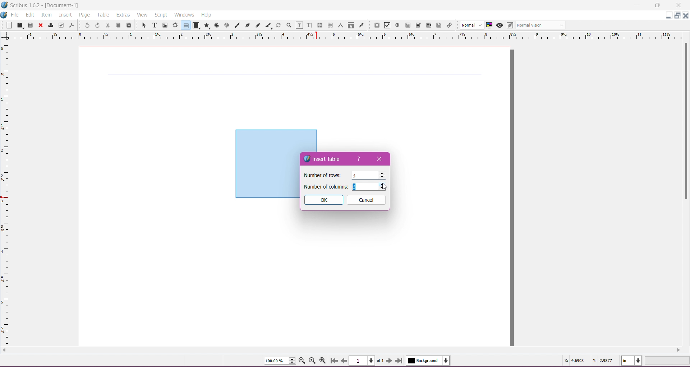  I want to click on Calligraphic Line, so click(268, 24).